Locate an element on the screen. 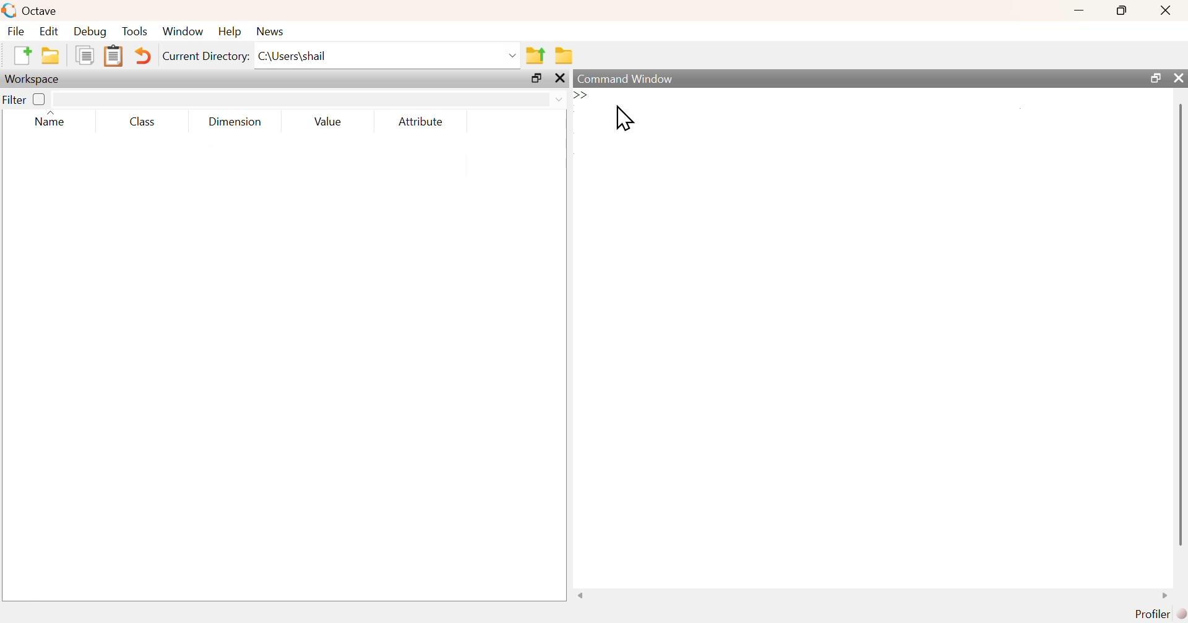 The image size is (1188, 623). Previous Folder is located at coordinates (535, 55).